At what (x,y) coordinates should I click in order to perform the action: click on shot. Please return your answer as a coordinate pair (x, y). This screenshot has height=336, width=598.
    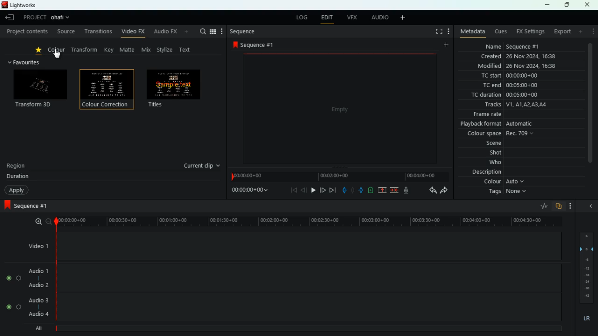
    Looking at the image, I should click on (488, 153).